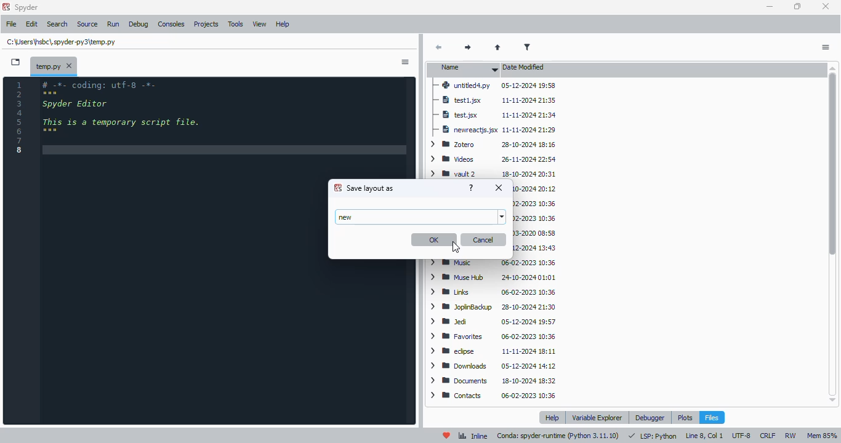 The height and width of the screenshot is (443, 841). Describe the element at coordinates (12, 25) in the screenshot. I see `file` at that location.